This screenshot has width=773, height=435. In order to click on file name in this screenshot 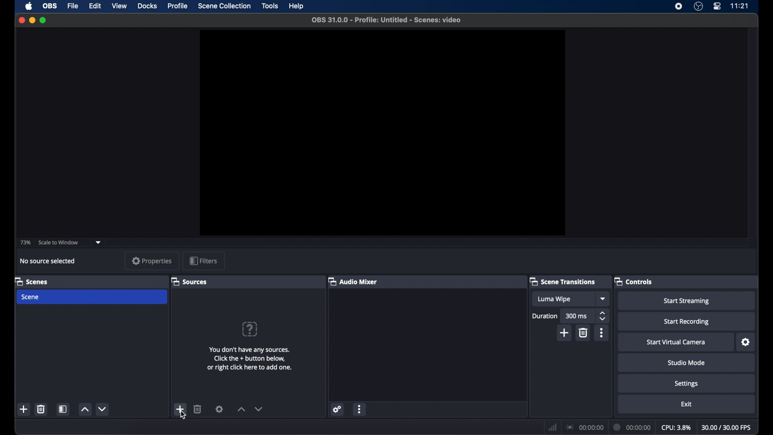, I will do `click(386, 20)`.